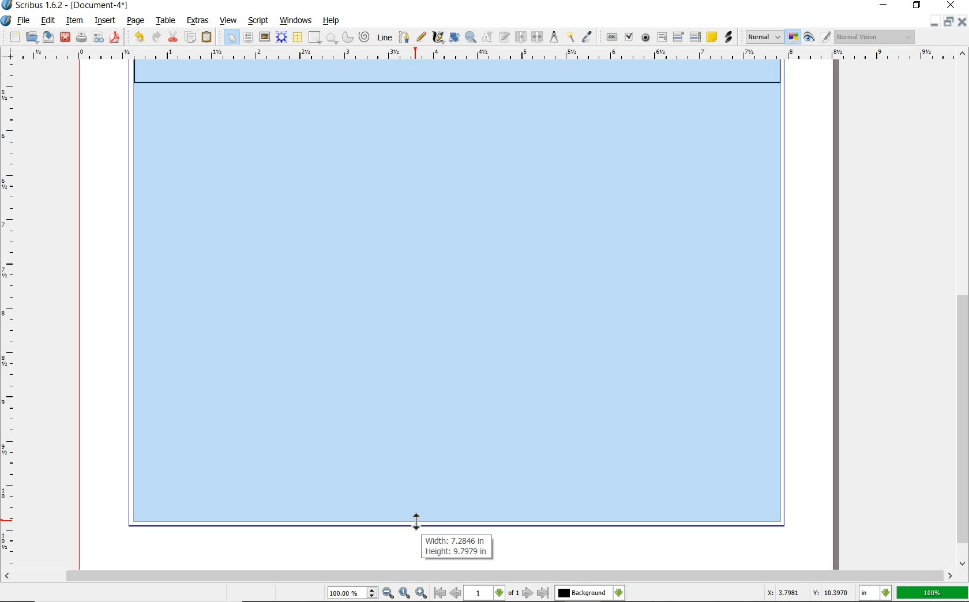  What do you see at coordinates (514, 593) in the screenshot?
I see `of 1` at bounding box center [514, 593].